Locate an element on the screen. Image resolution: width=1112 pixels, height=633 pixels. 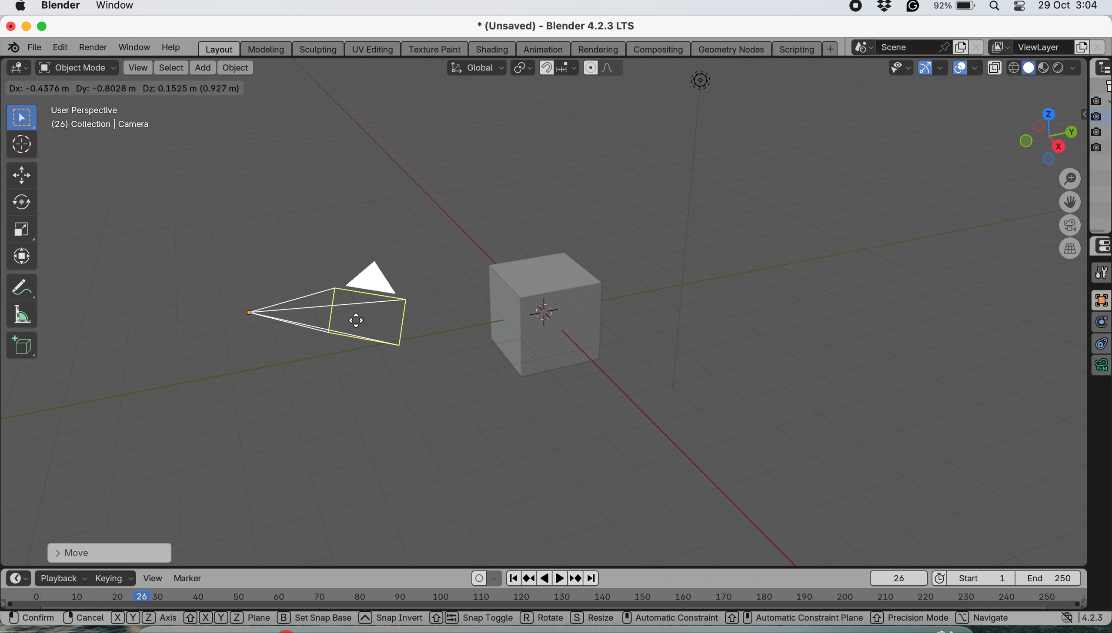
material preview display is located at coordinates (1029, 68).